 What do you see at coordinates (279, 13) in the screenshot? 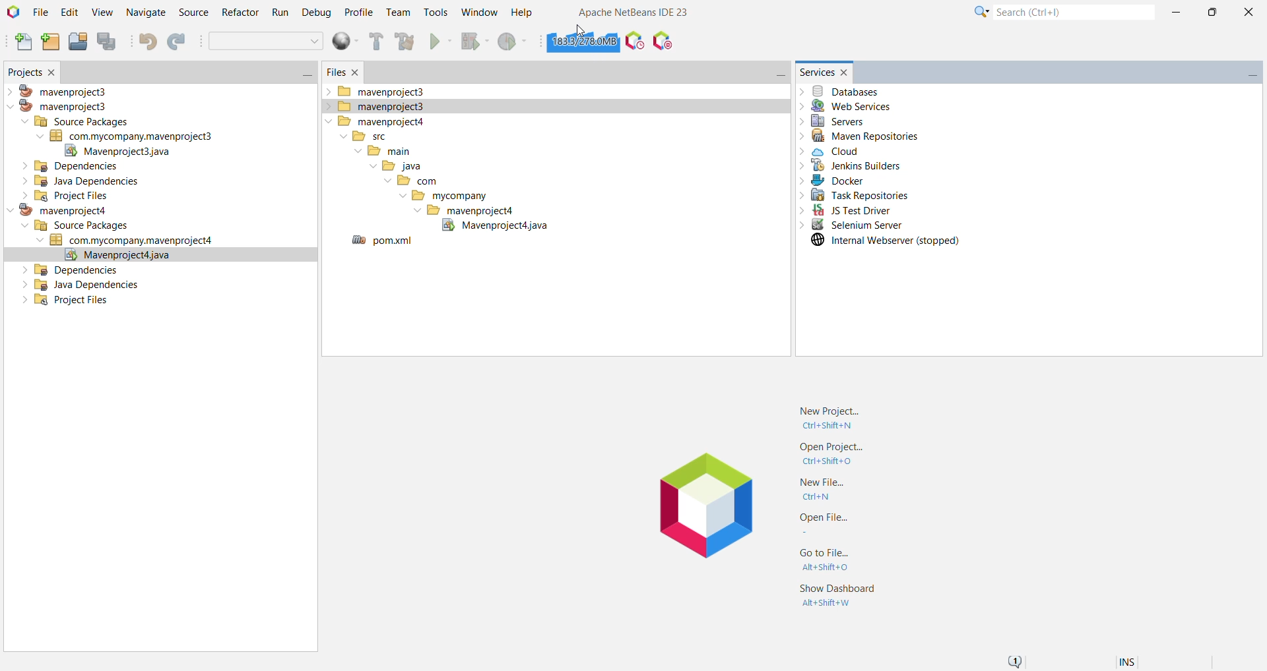
I see `Run` at bounding box center [279, 13].